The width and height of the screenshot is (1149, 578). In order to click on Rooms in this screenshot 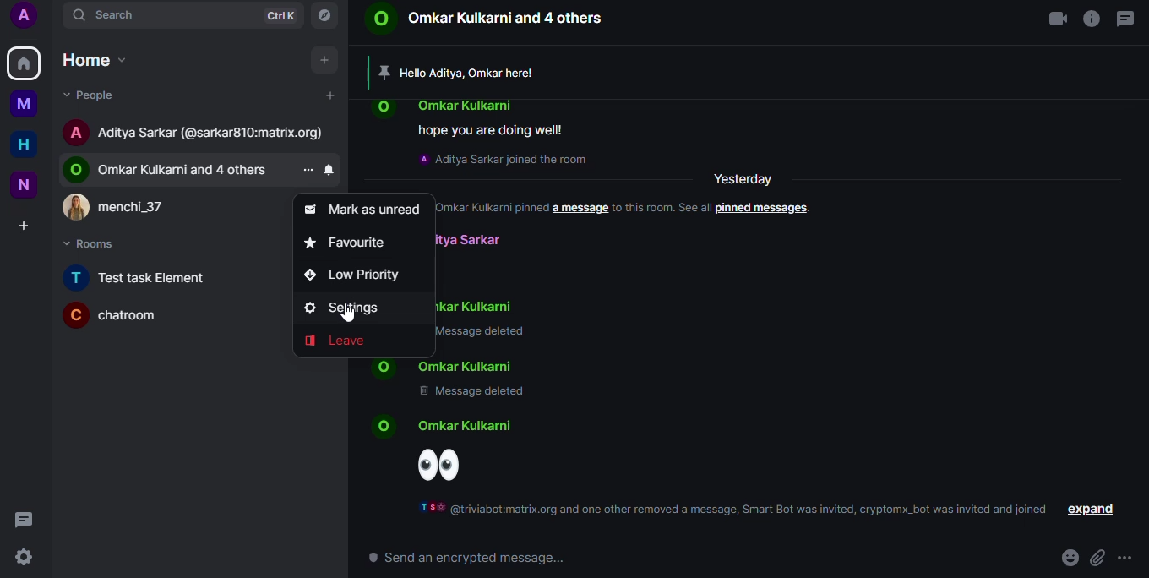, I will do `click(97, 243)`.